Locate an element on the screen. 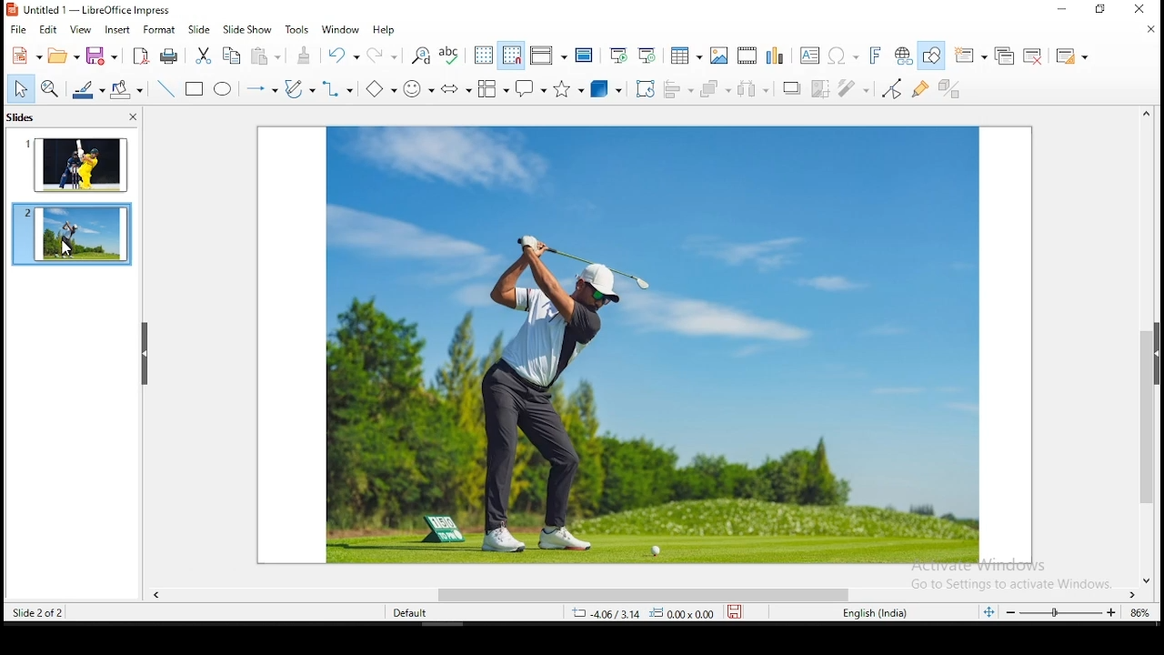  Shadow is located at coordinates (788, 89).